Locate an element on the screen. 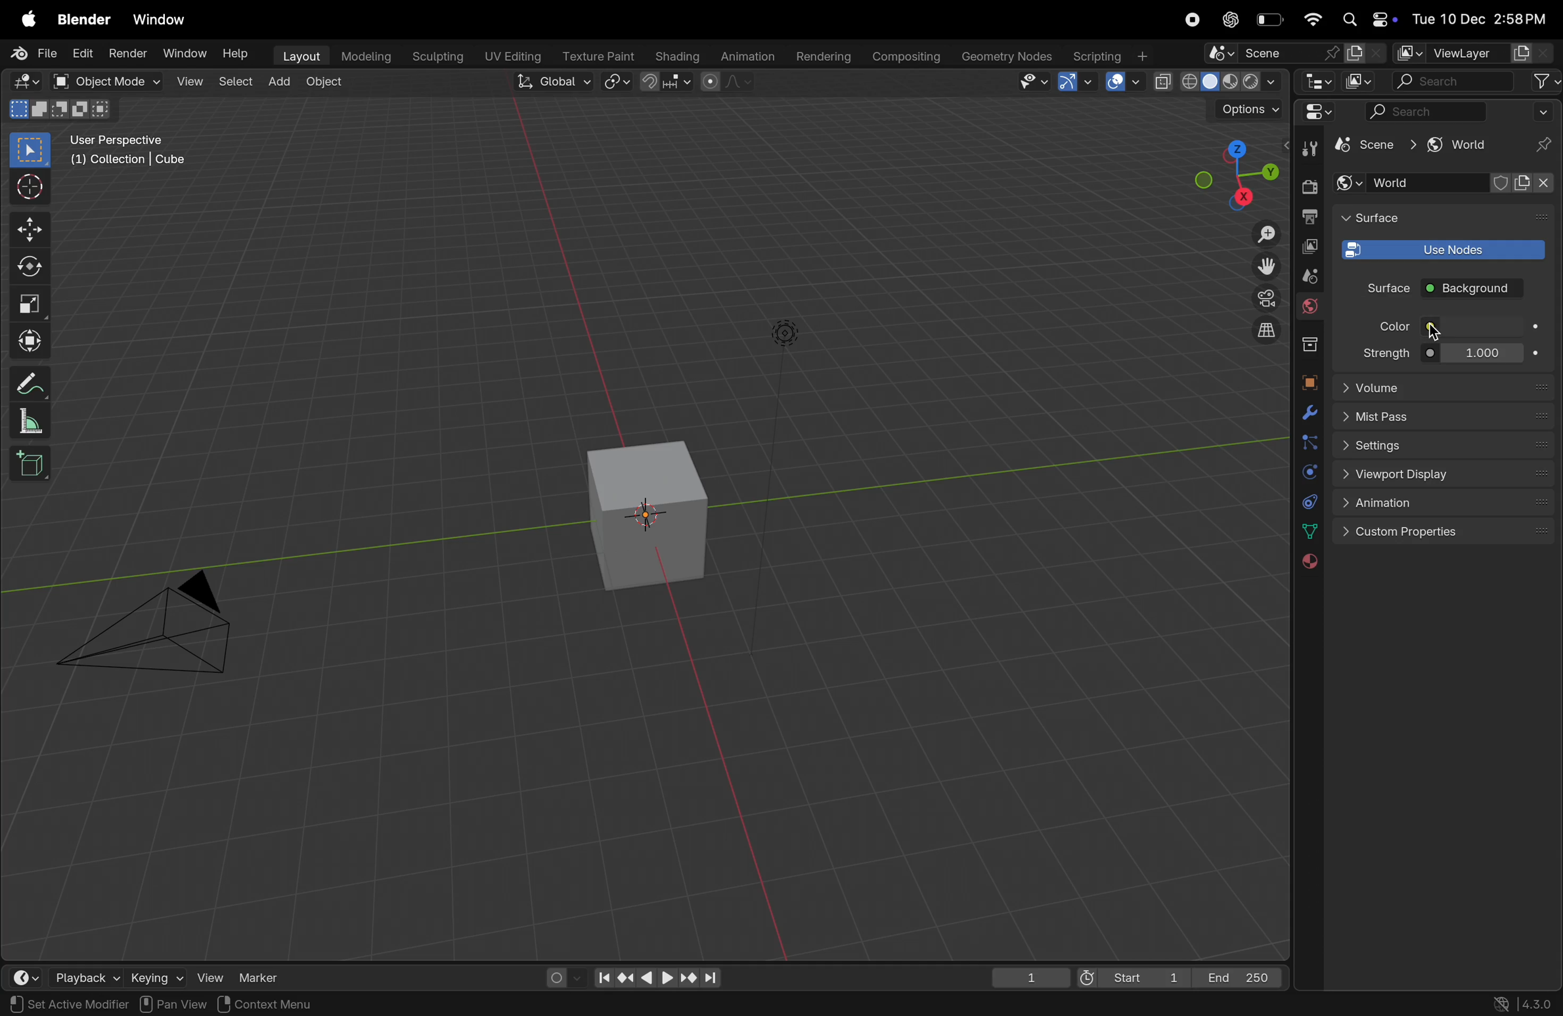 The image size is (1563, 1016). use nodes is located at coordinates (1440, 248).